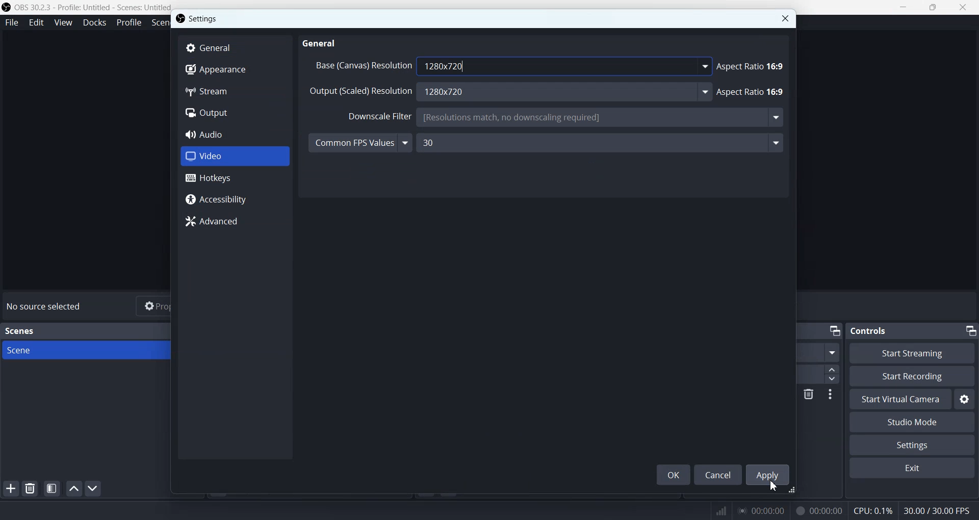  What do you see at coordinates (716, 510) in the screenshot?
I see `Signals` at bounding box center [716, 510].